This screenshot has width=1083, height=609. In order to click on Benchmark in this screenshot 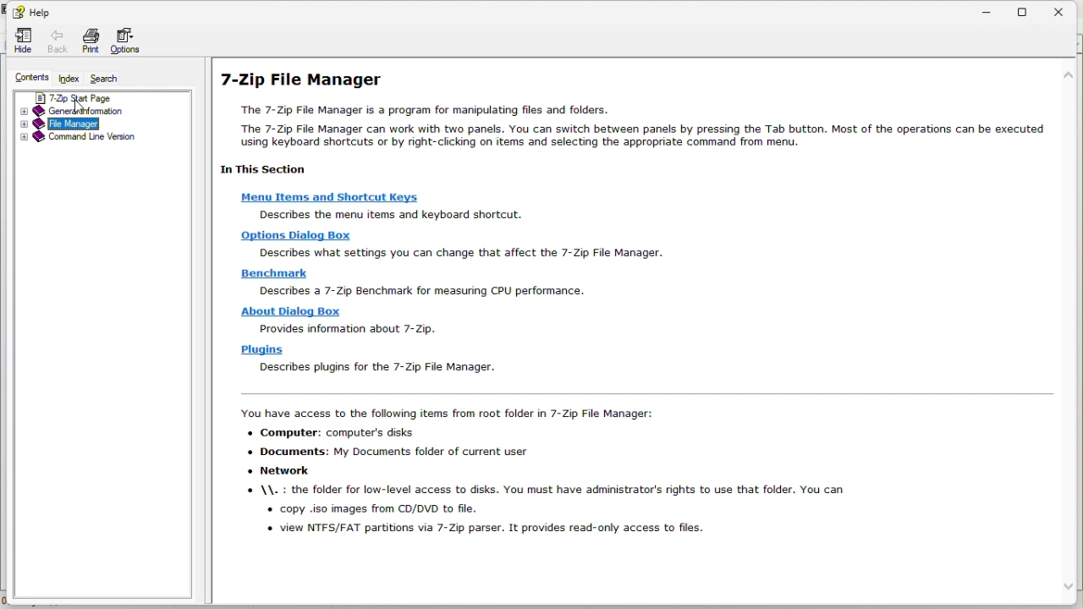, I will do `click(277, 274)`.